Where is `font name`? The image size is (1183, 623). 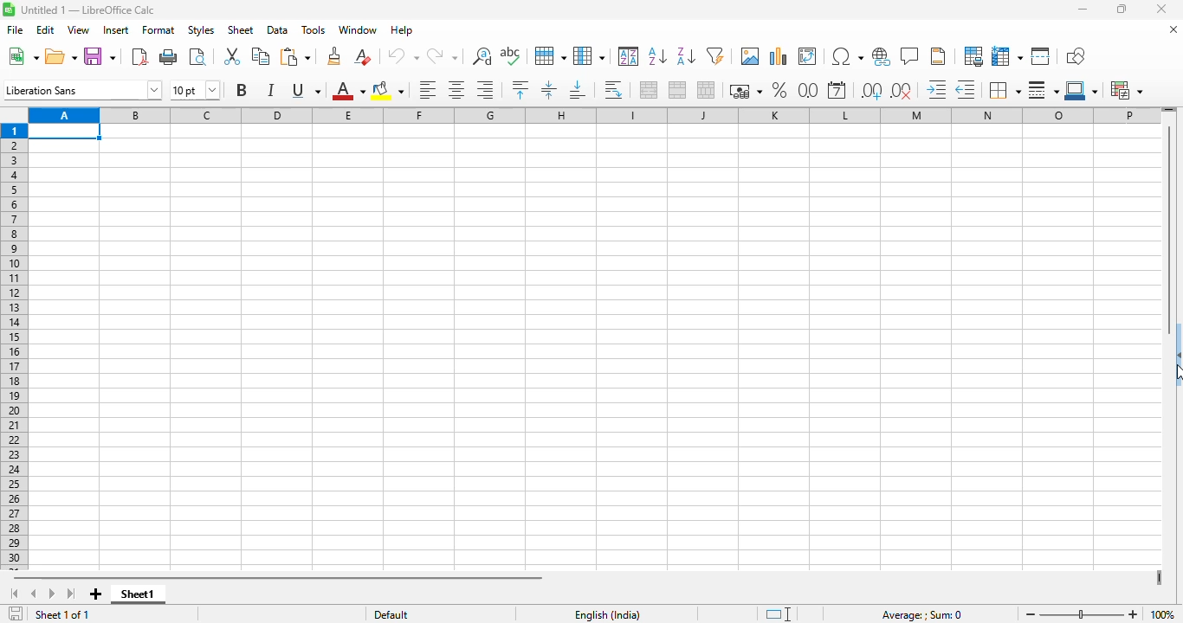 font name is located at coordinates (83, 90).